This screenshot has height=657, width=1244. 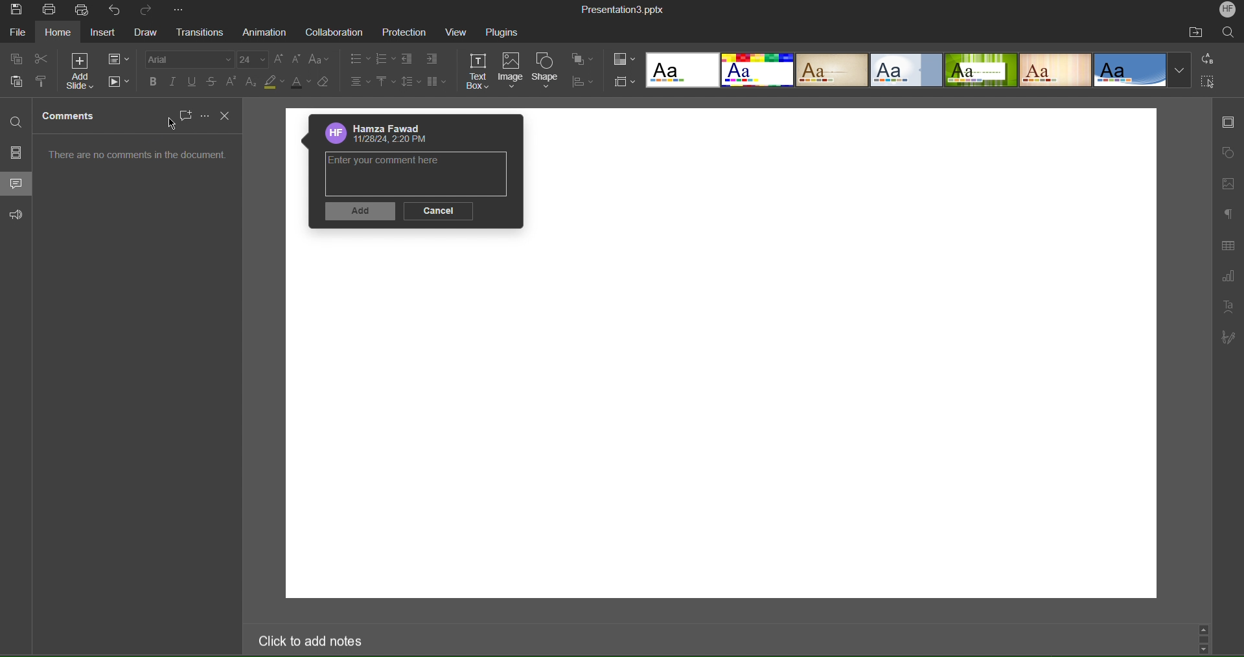 I want to click on Save Image, so click(x=16, y=11).